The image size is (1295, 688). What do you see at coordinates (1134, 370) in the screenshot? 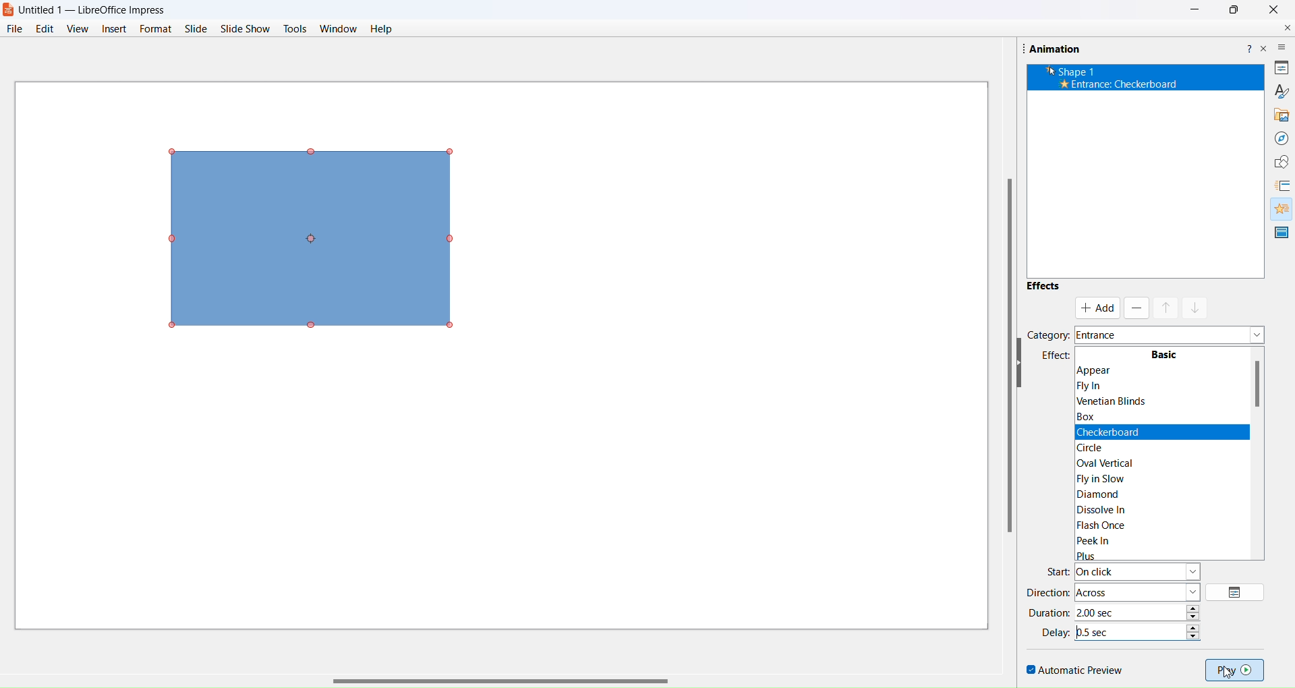
I see `Appear` at bounding box center [1134, 370].